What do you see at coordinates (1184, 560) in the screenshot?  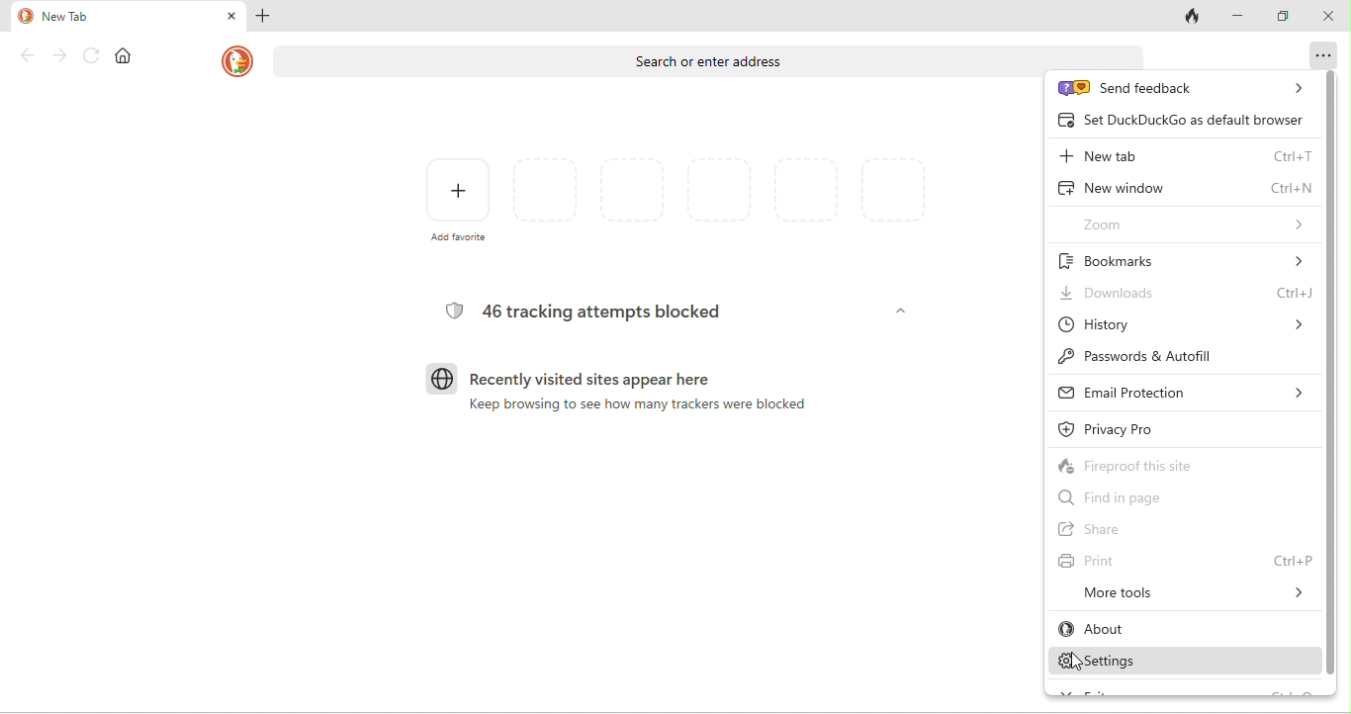 I see `print` at bounding box center [1184, 560].